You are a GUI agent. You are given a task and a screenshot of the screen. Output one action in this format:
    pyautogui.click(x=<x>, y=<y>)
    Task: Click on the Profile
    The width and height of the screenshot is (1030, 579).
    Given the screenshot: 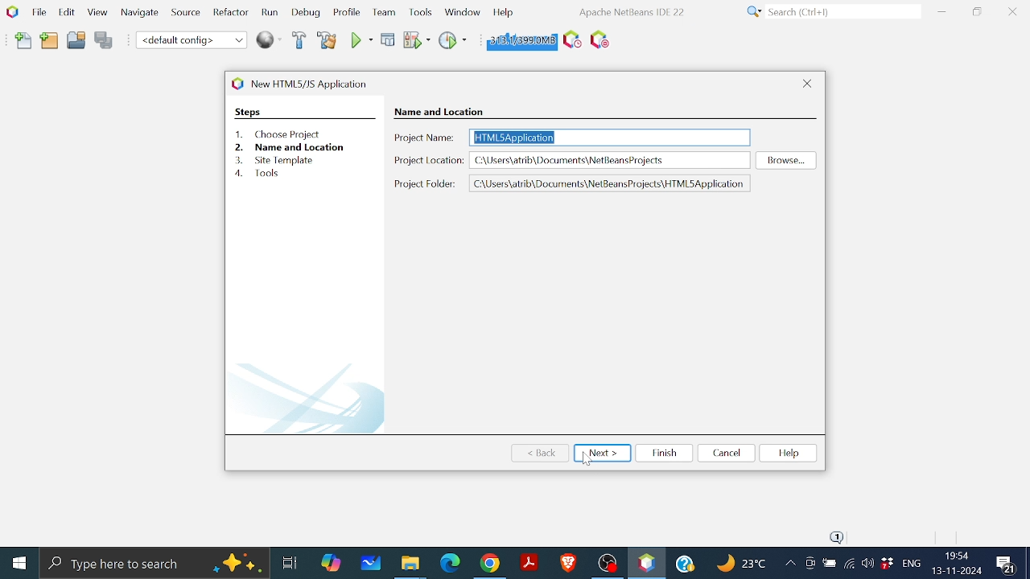 What is the action you would take?
    pyautogui.click(x=345, y=14)
    